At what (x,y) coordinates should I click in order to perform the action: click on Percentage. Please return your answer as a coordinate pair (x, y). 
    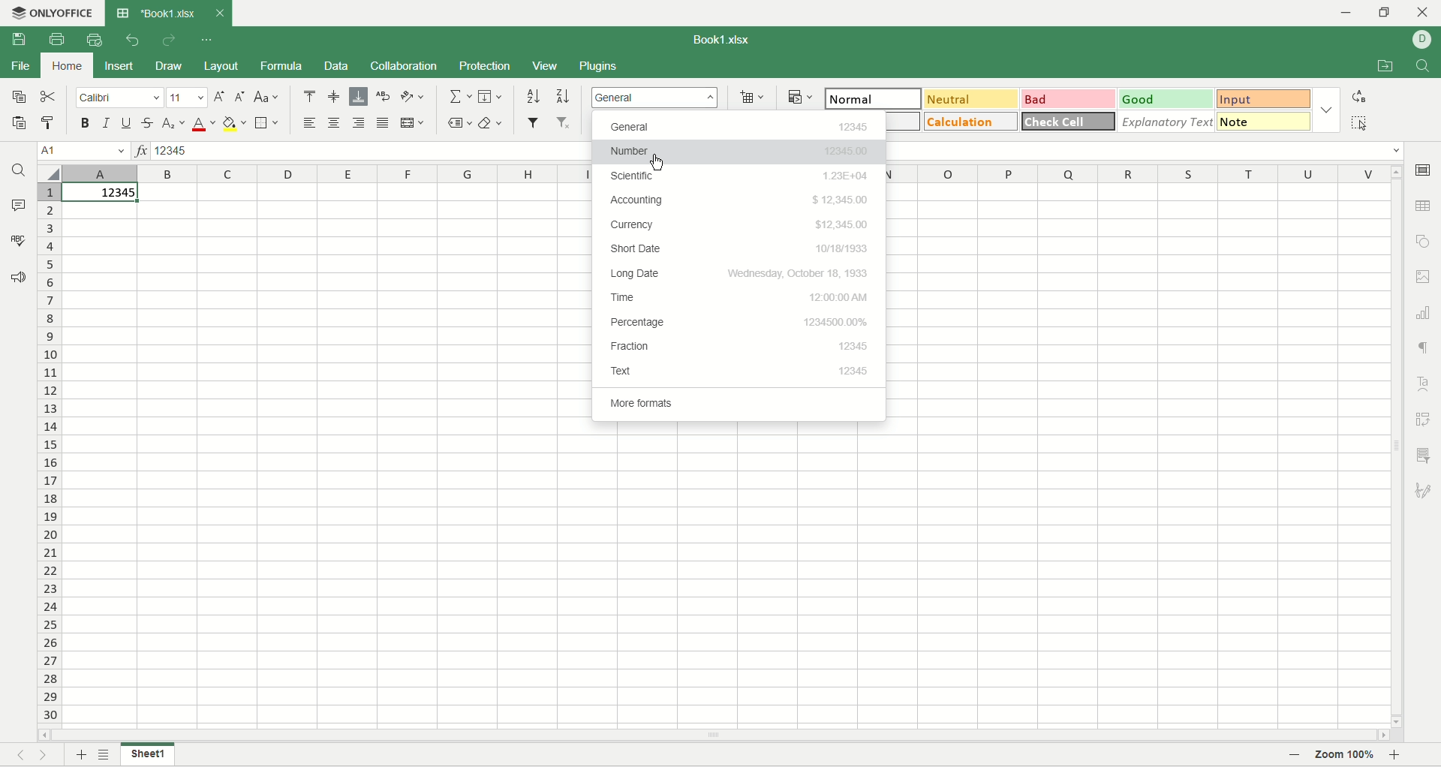
    Looking at the image, I should click on (738, 323).